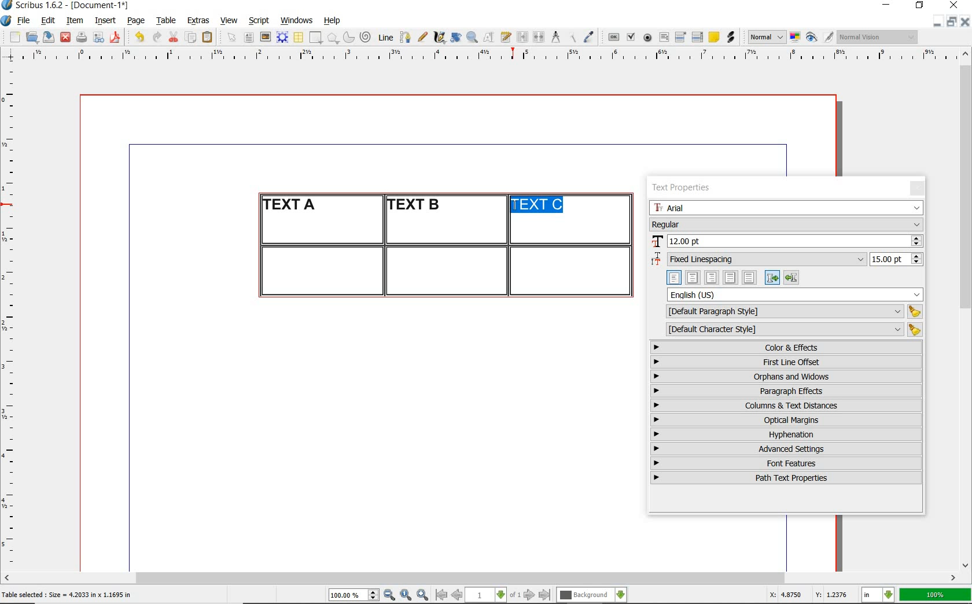  Describe the element at coordinates (785, 377) in the screenshot. I see `orphans & windows` at that location.